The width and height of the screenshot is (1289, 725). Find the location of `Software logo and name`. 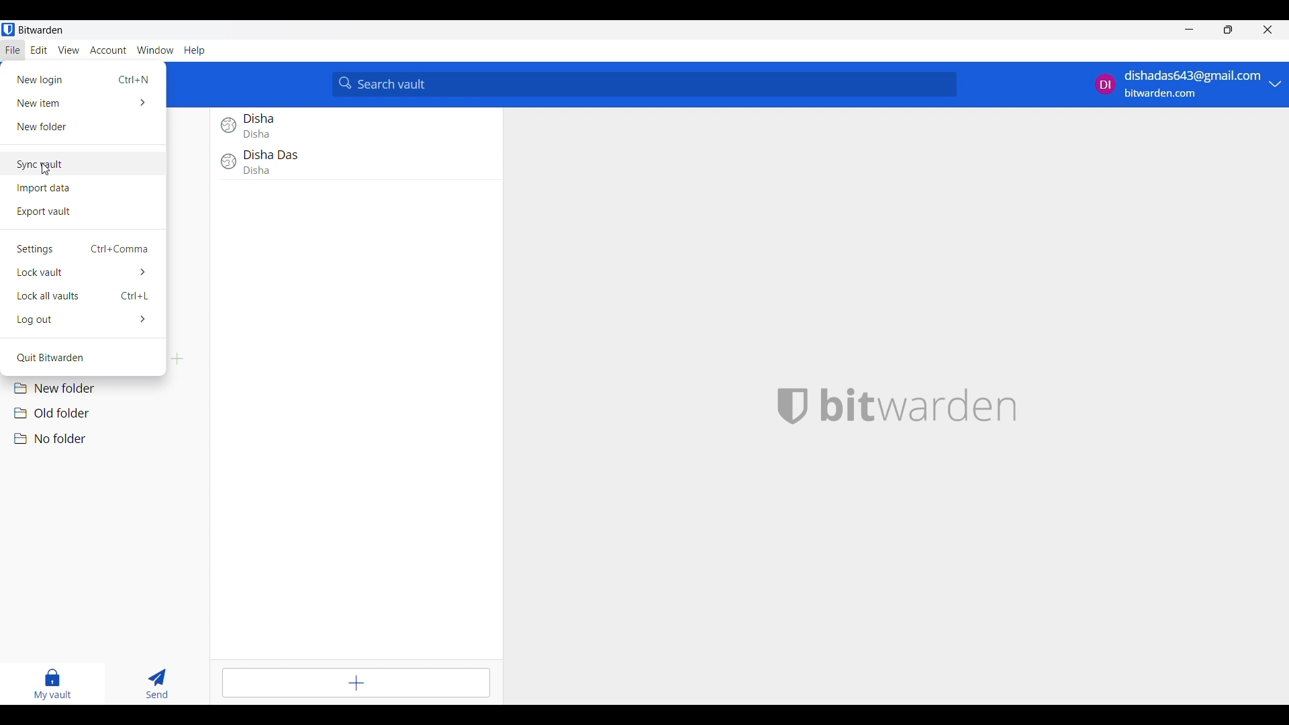

Software logo and name is located at coordinates (919, 406).